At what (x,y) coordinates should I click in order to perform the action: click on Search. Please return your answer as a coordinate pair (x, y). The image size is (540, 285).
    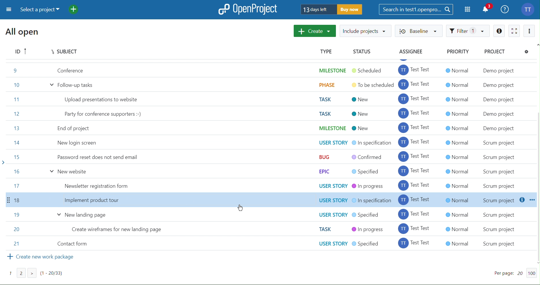
    Looking at the image, I should click on (416, 9).